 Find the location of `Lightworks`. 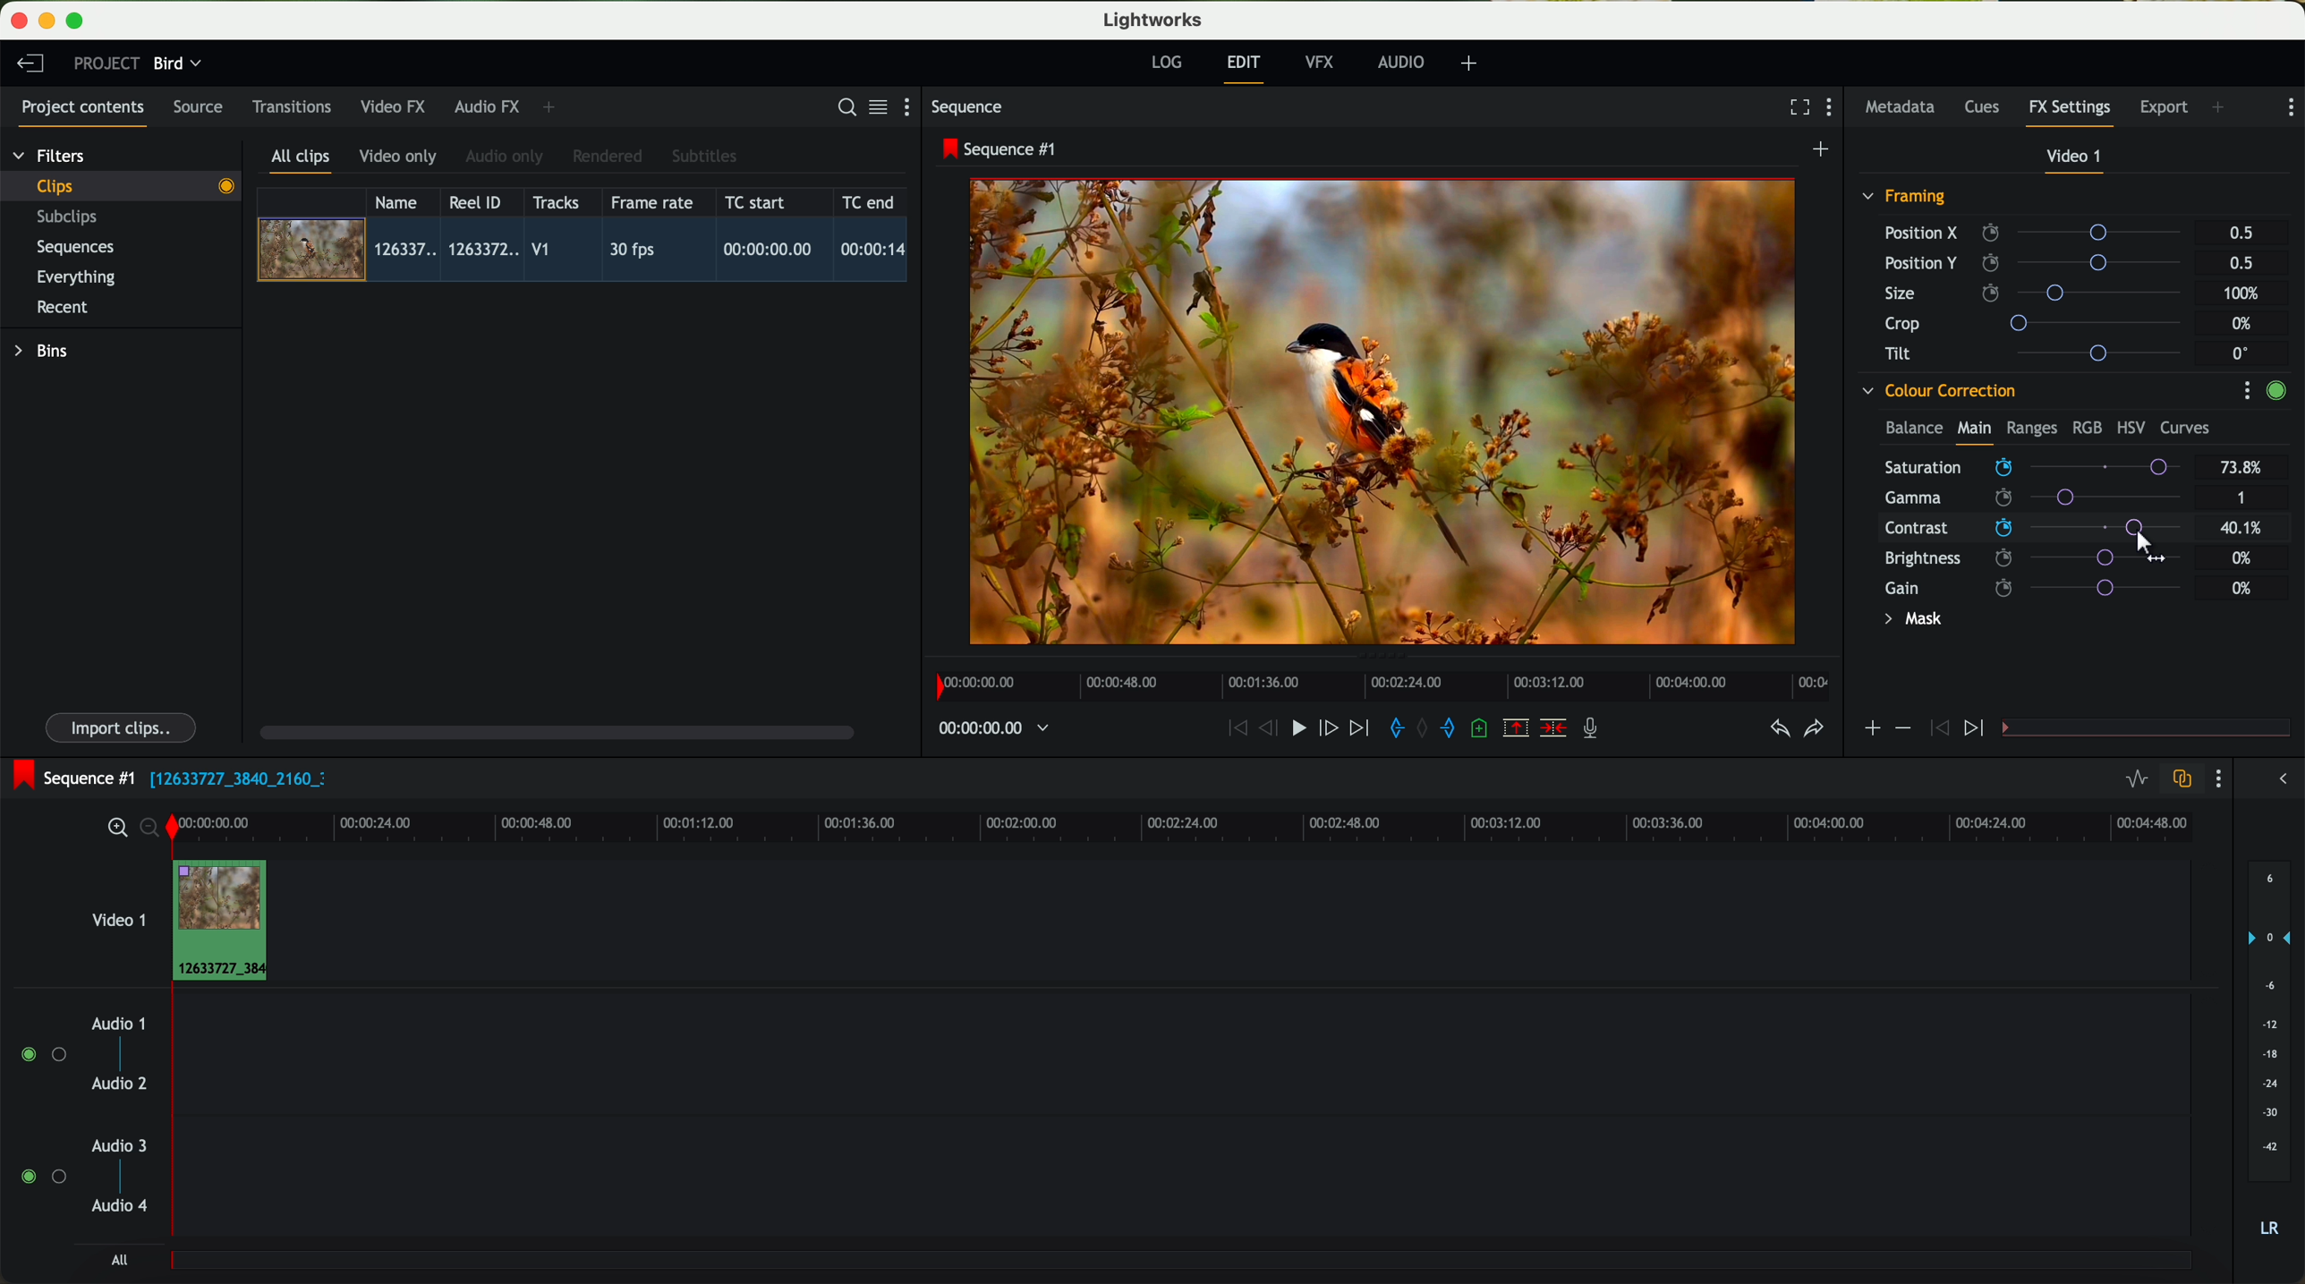

Lightworks is located at coordinates (1154, 19).